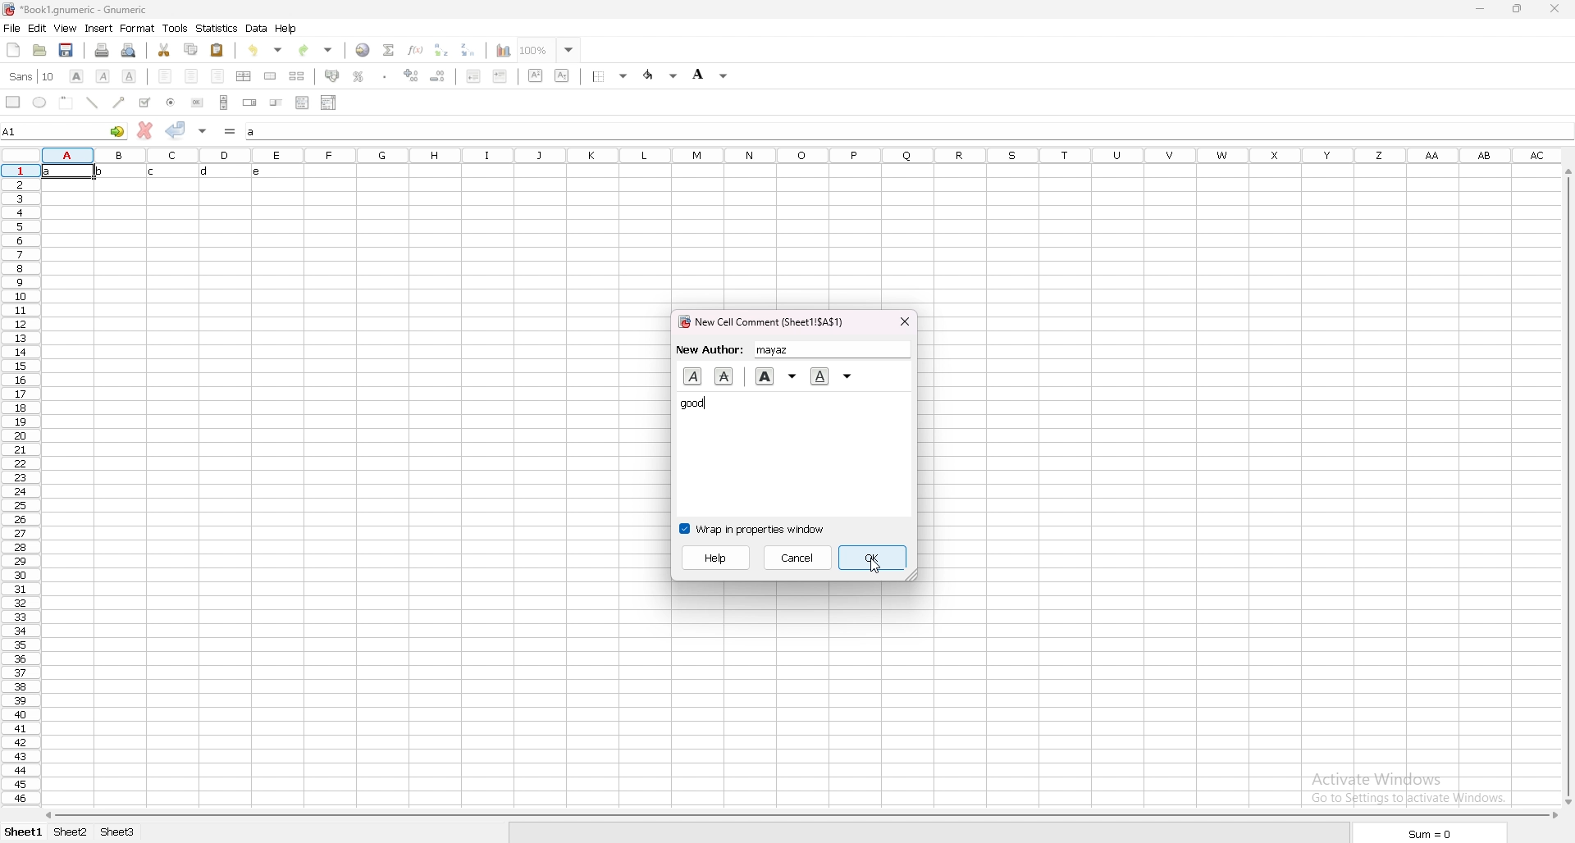 The width and height of the screenshot is (1575, 843). What do you see at coordinates (65, 28) in the screenshot?
I see `view` at bounding box center [65, 28].